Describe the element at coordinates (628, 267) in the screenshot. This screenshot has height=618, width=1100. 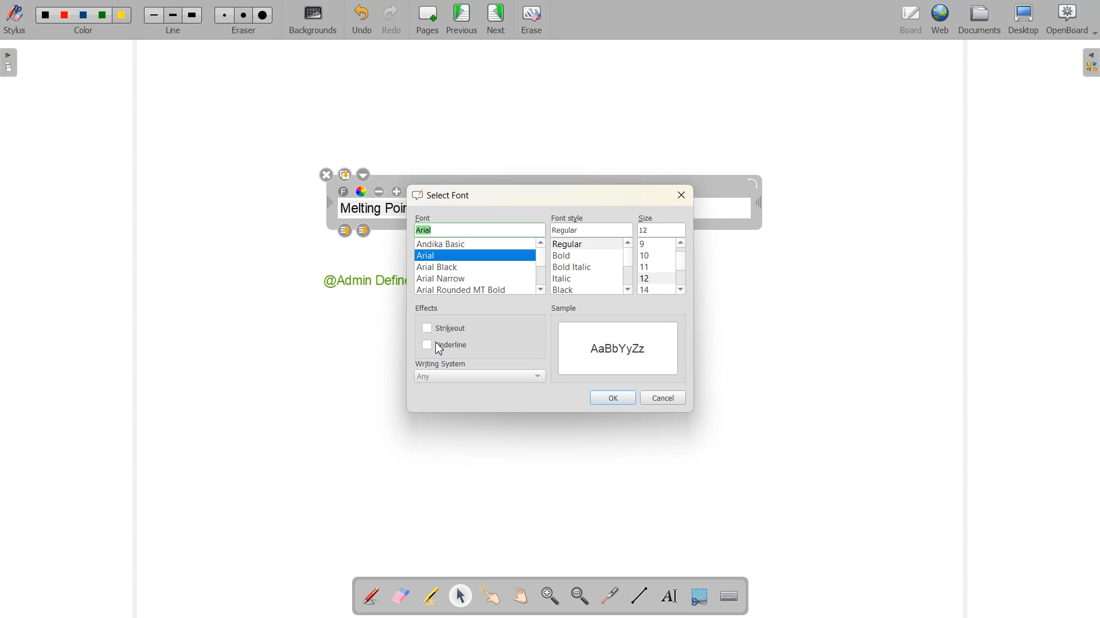
I see `Vertical scroll bar` at that location.